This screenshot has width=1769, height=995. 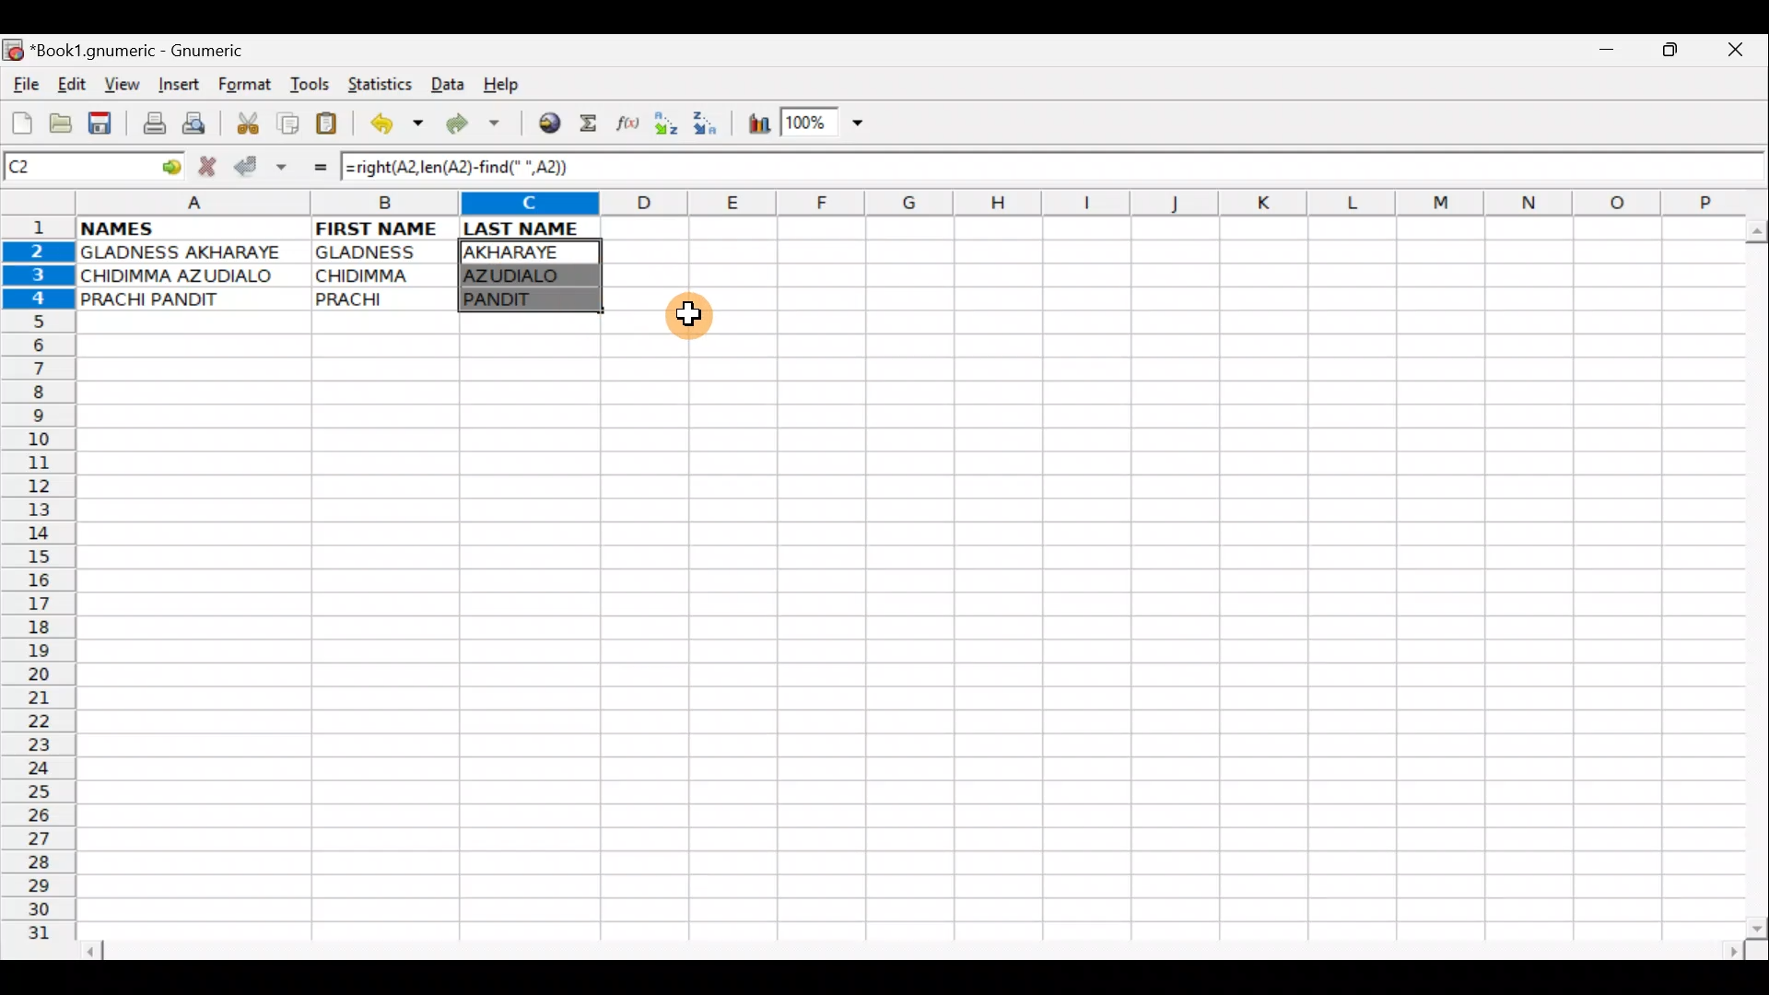 What do you see at coordinates (154, 51) in the screenshot?
I see `*Book1.gnumeric - Gnumeric` at bounding box center [154, 51].